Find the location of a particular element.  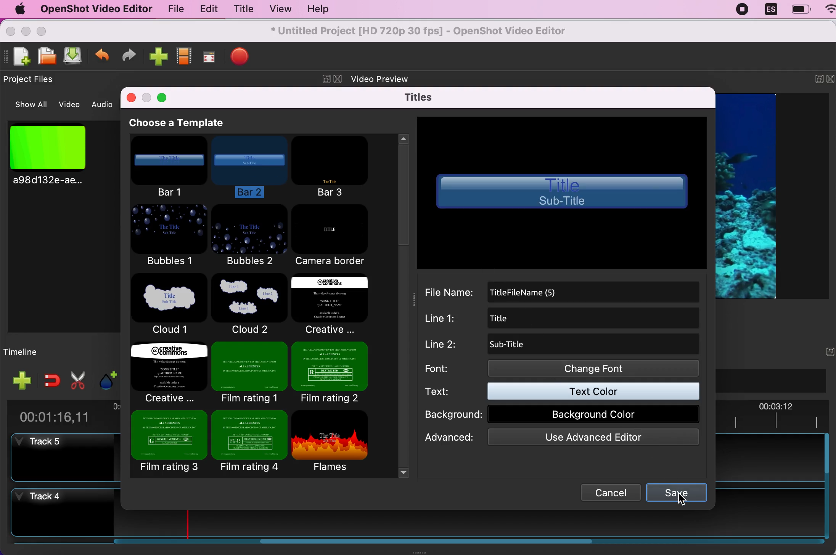

bar 1 is located at coordinates (172, 167).